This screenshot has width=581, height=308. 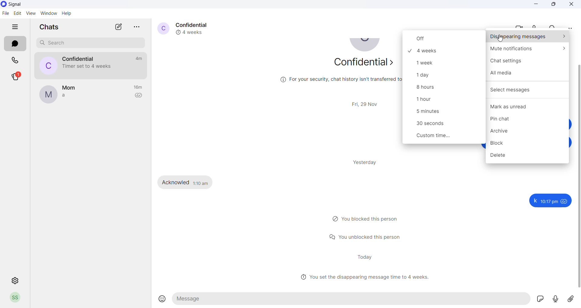 What do you see at coordinates (521, 25) in the screenshot?
I see `video call` at bounding box center [521, 25].